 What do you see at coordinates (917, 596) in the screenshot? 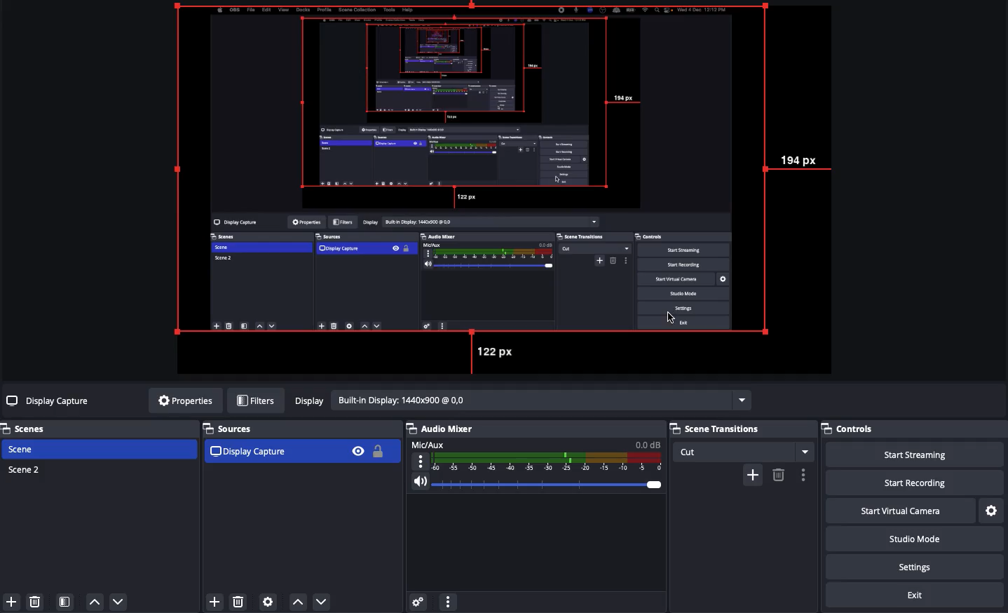
I see `Exit` at bounding box center [917, 596].